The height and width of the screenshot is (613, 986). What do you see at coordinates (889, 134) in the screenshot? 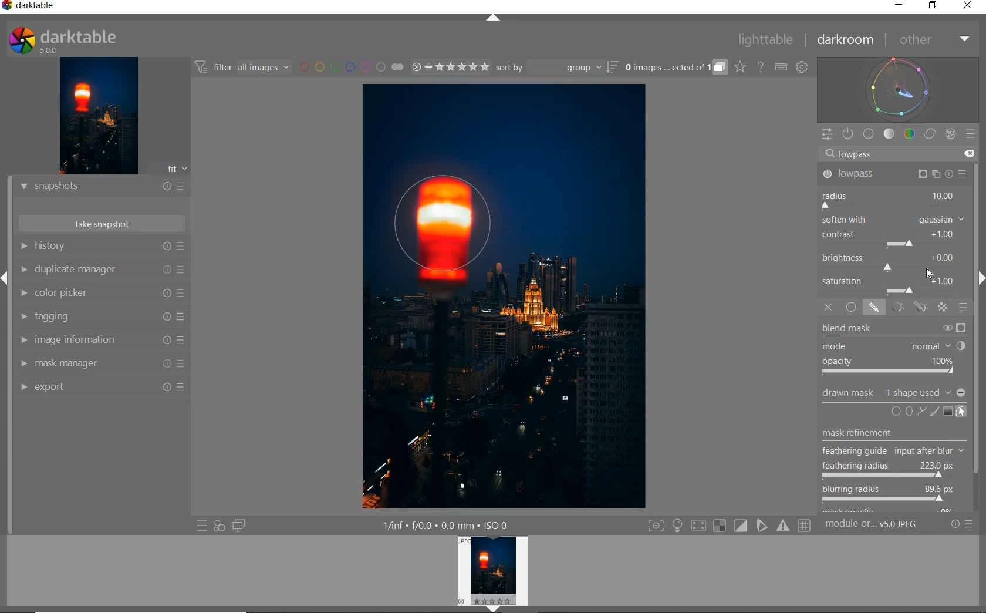
I see `TONE` at bounding box center [889, 134].